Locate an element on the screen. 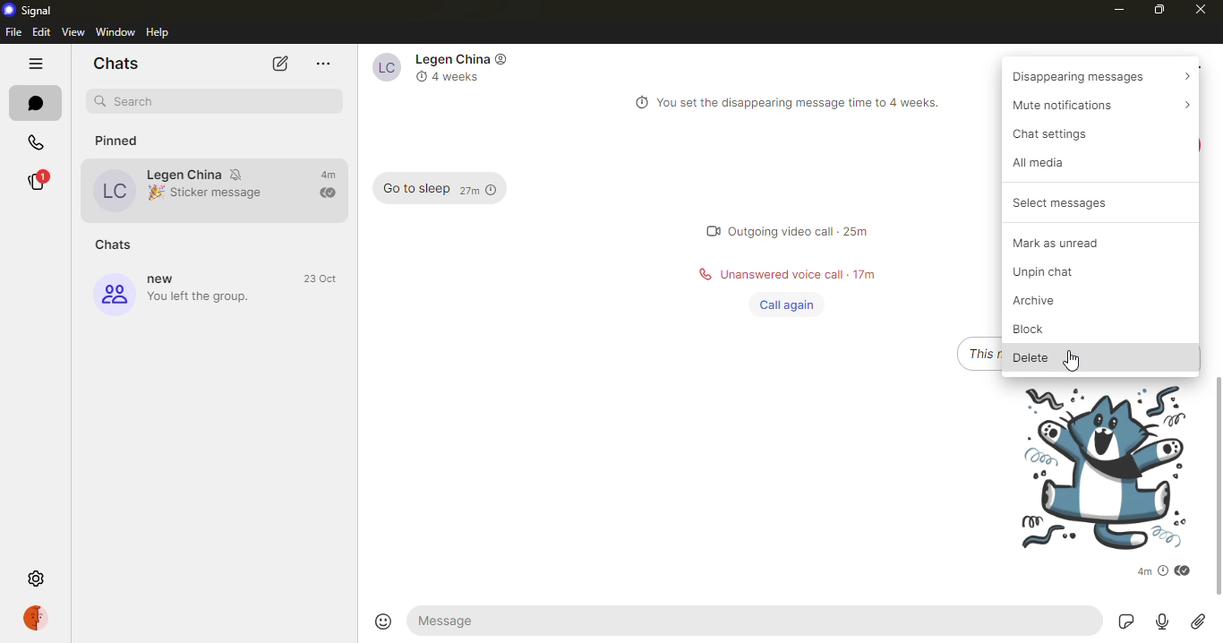 The height and width of the screenshot is (643, 1223). emoji is located at coordinates (154, 193).